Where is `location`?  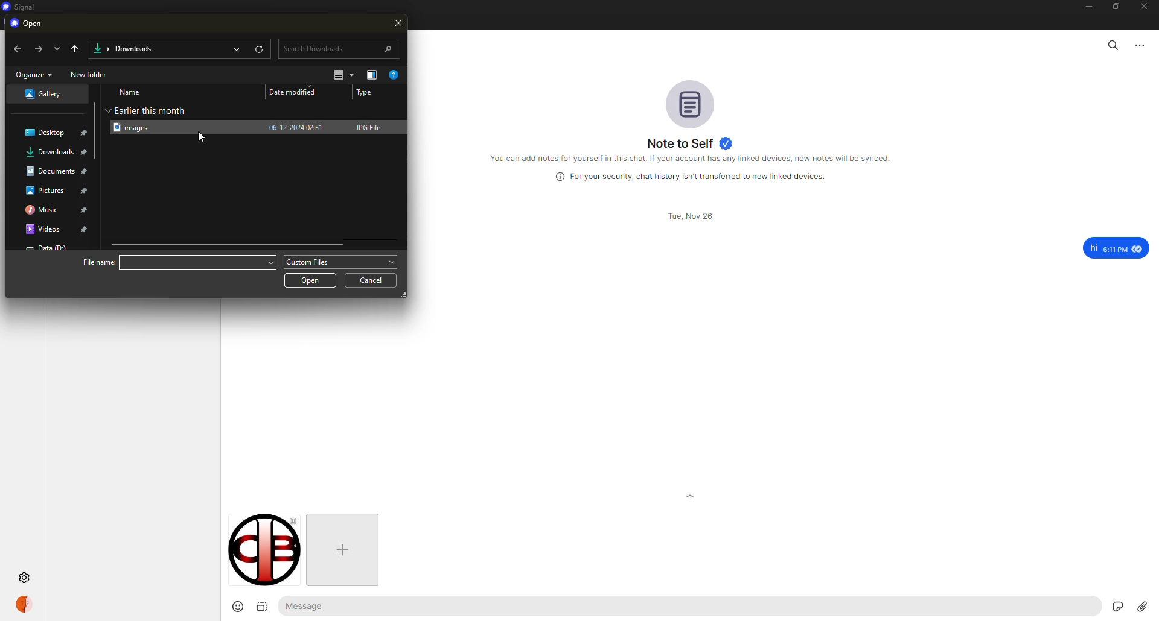 location is located at coordinates (42, 209).